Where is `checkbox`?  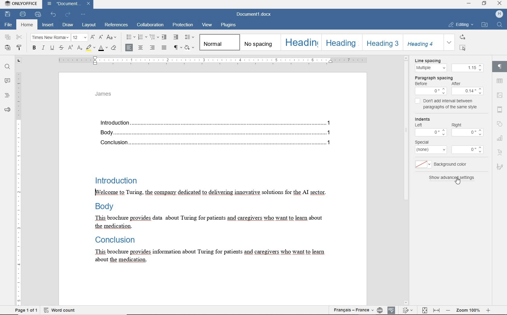 checkbox is located at coordinates (418, 102).